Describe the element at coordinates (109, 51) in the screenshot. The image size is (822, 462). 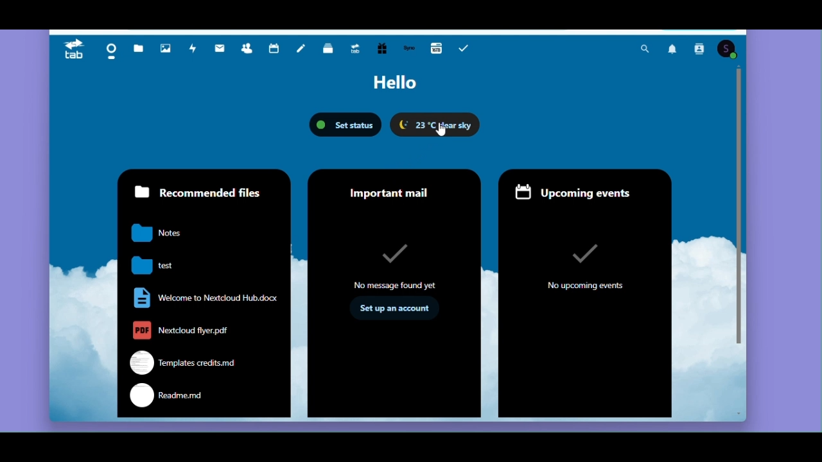
I see `Dashboard` at that location.